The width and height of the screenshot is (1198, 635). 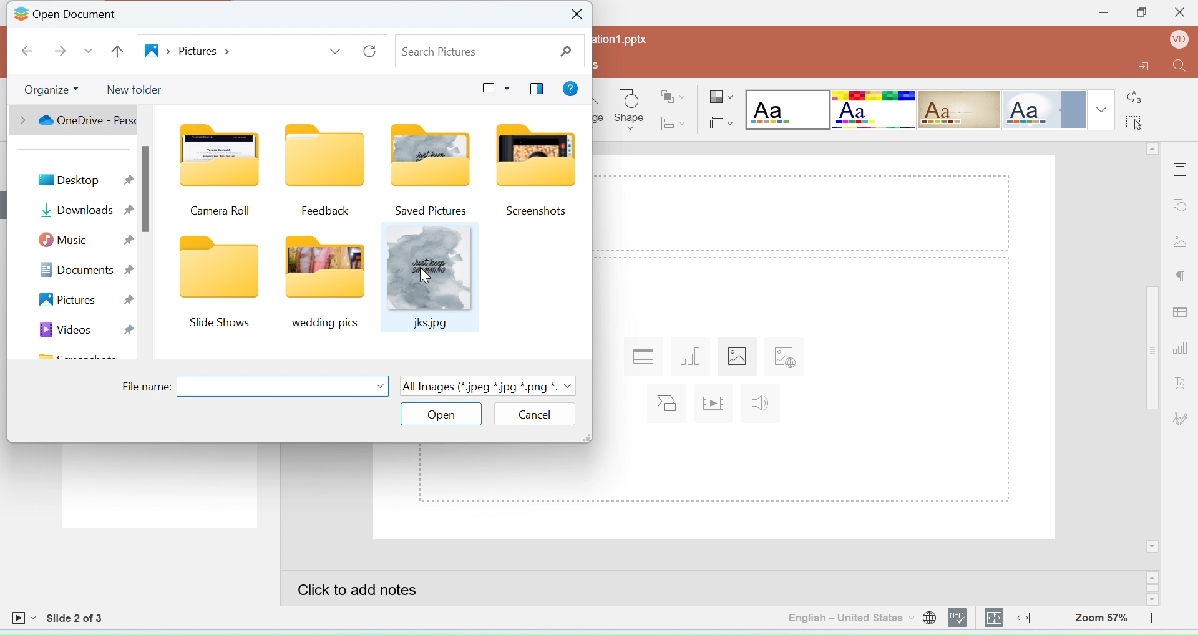 What do you see at coordinates (29, 51) in the screenshot?
I see `back` at bounding box center [29, 51].